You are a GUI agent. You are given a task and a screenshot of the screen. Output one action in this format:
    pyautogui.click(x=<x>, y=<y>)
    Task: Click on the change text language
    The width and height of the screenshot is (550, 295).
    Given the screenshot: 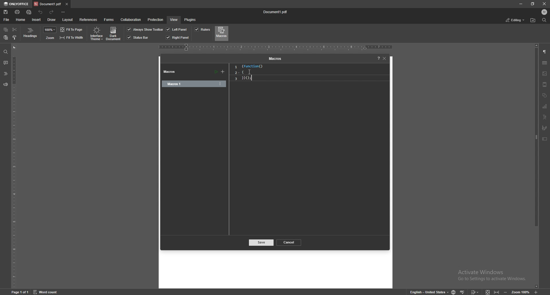 What is the action you would take?
    pyautogui.click(x=427, y=291)
    